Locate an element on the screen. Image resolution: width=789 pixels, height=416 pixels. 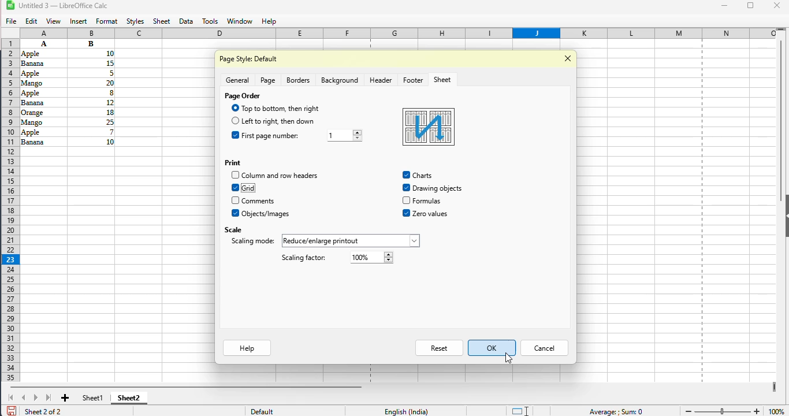
 is located at coordinates (41, 64).